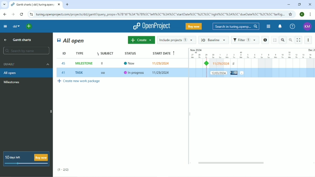 This screenshot has width=315, height=177. I want to click on 11/29/2024, so click(161, 73).